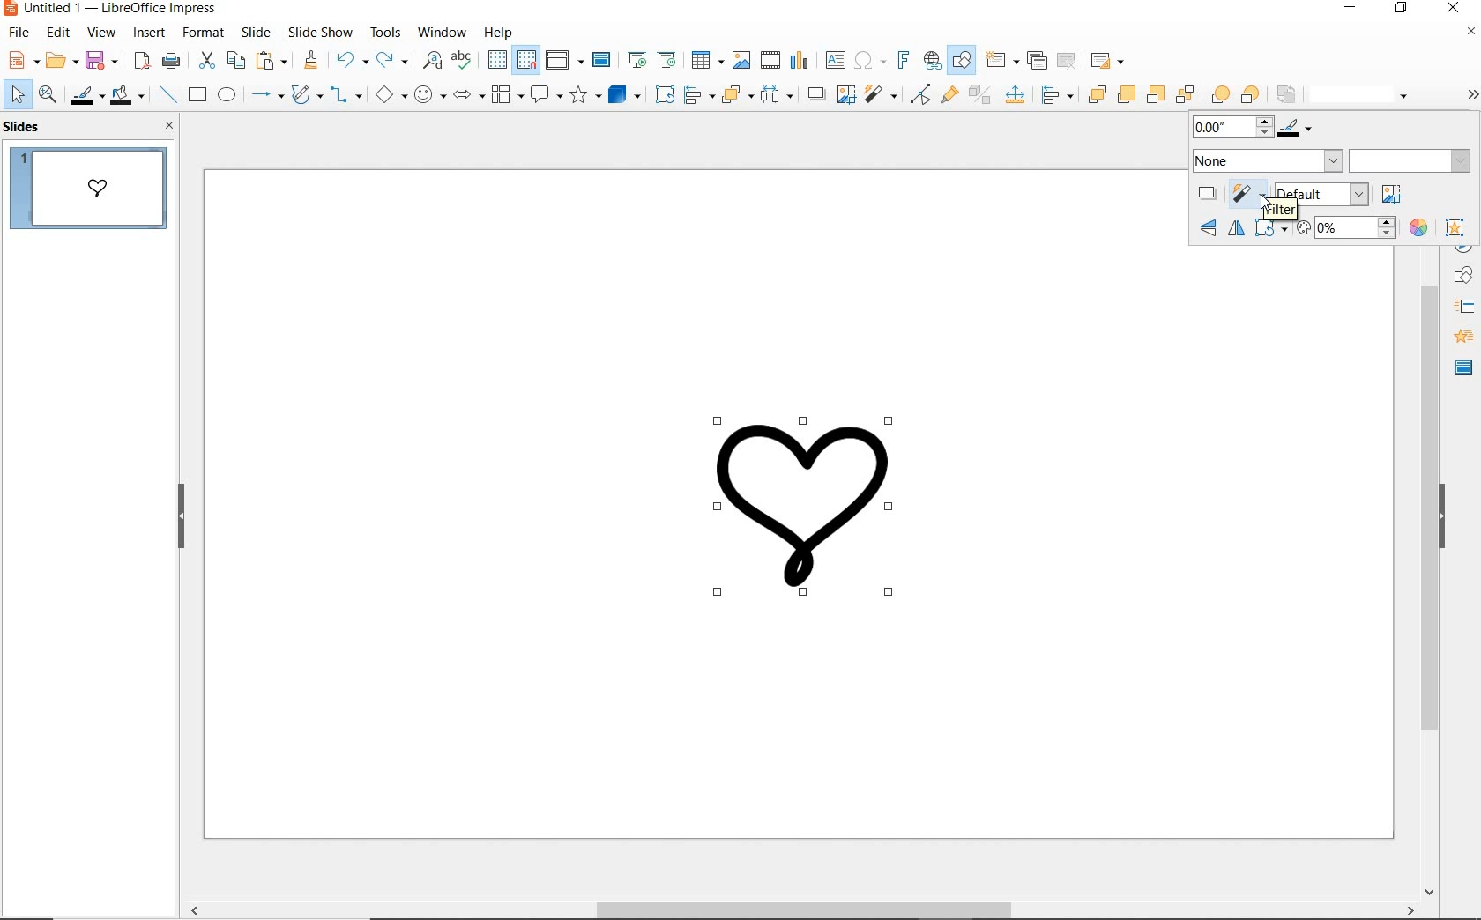 Image resolution: width=1481 pixels, height=920 pixels. What do you see at coordinates (1463, 337) in the screenshot?
I see `ANIMATION` at bounding box center [1463, 337].